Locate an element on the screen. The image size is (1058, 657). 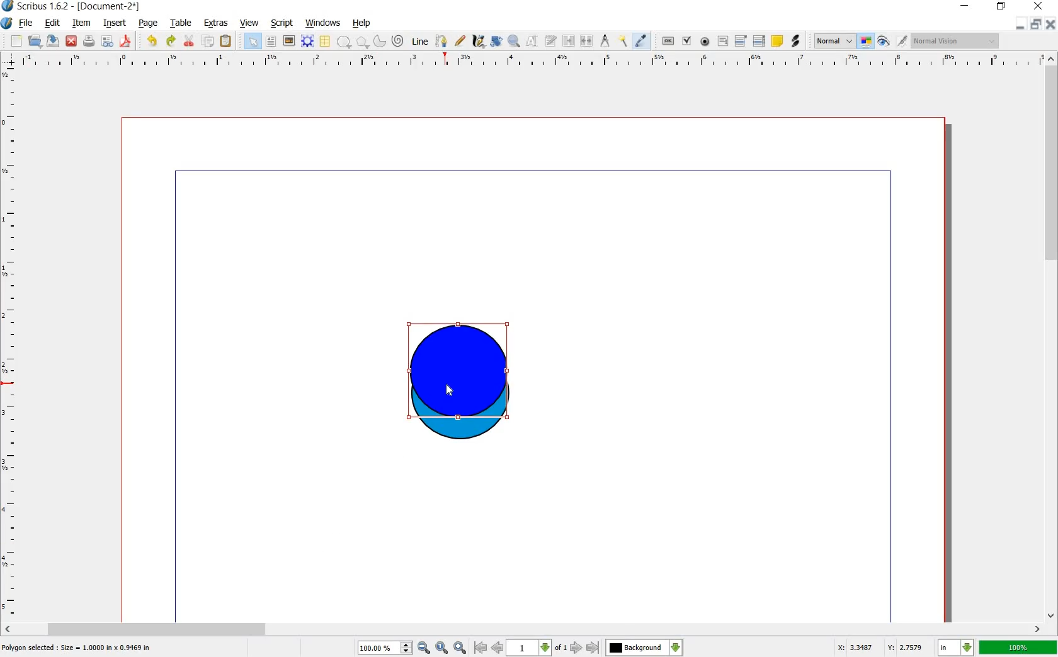
insert is located at coordinates (115, 24).